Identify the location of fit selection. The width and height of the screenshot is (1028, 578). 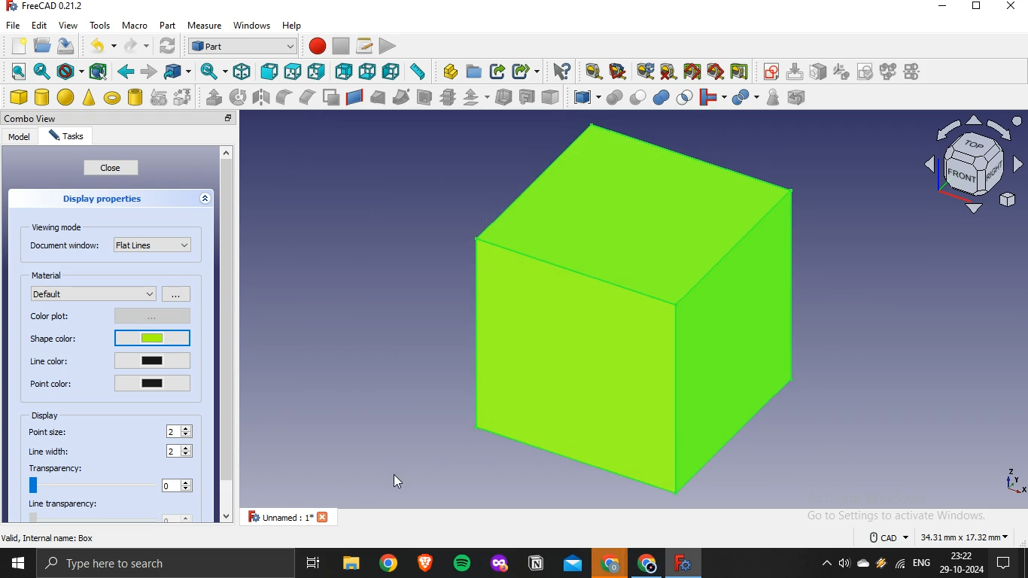
(41, 71).